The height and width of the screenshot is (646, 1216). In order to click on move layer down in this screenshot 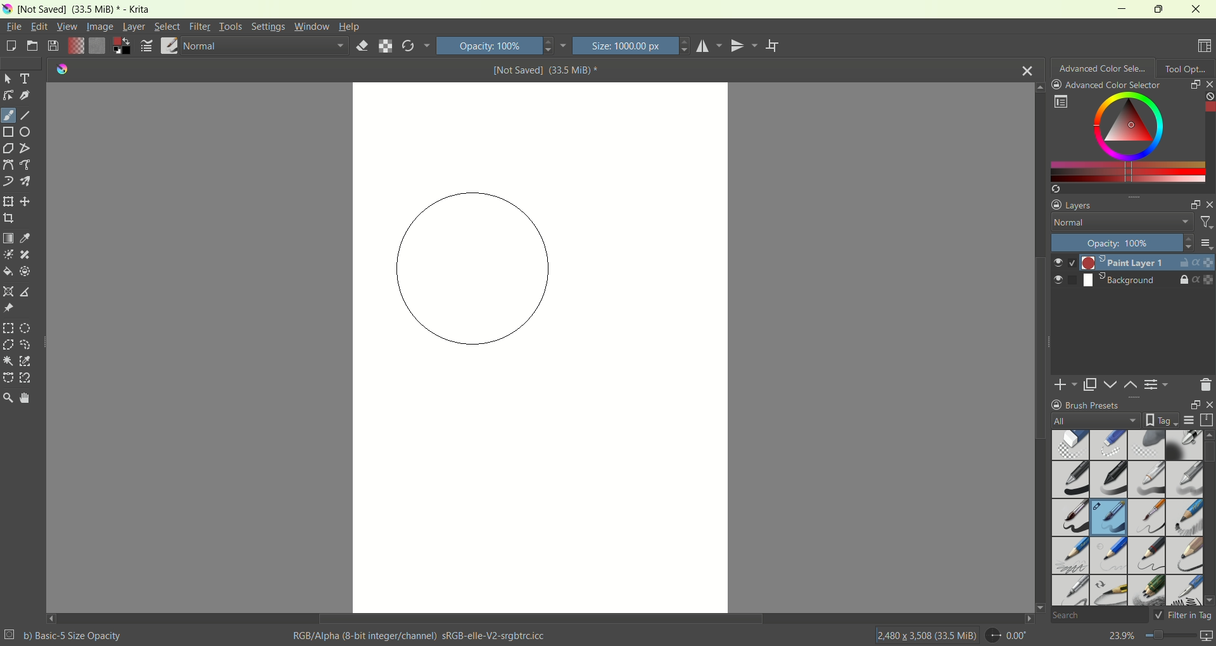, I will do `click(1111, 384)`.